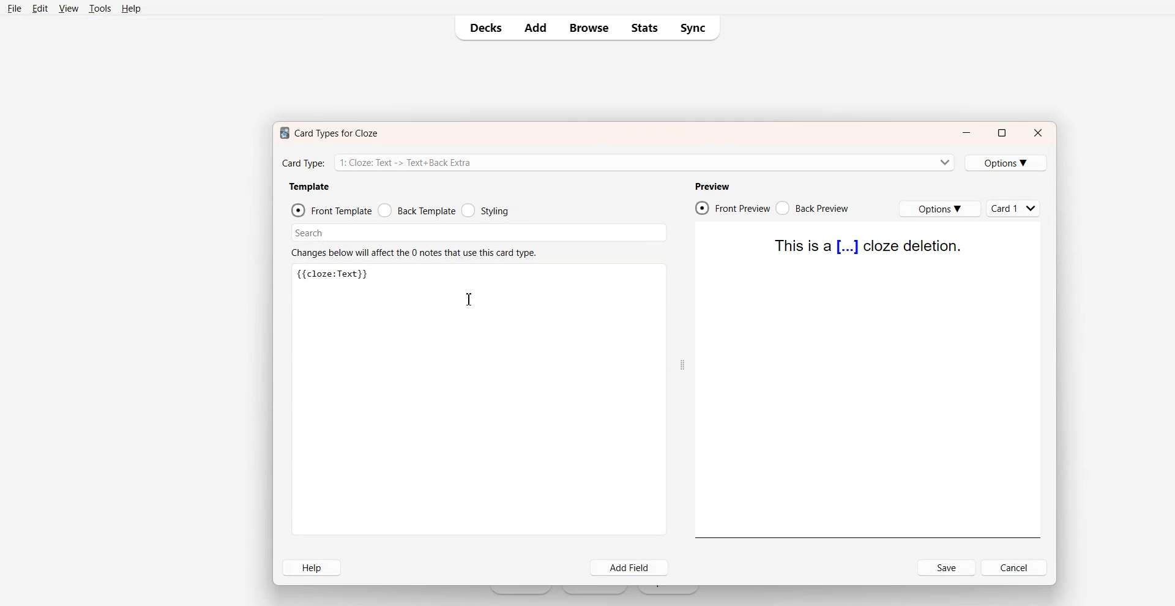  I want to click on Text 4, so click(869, 246).